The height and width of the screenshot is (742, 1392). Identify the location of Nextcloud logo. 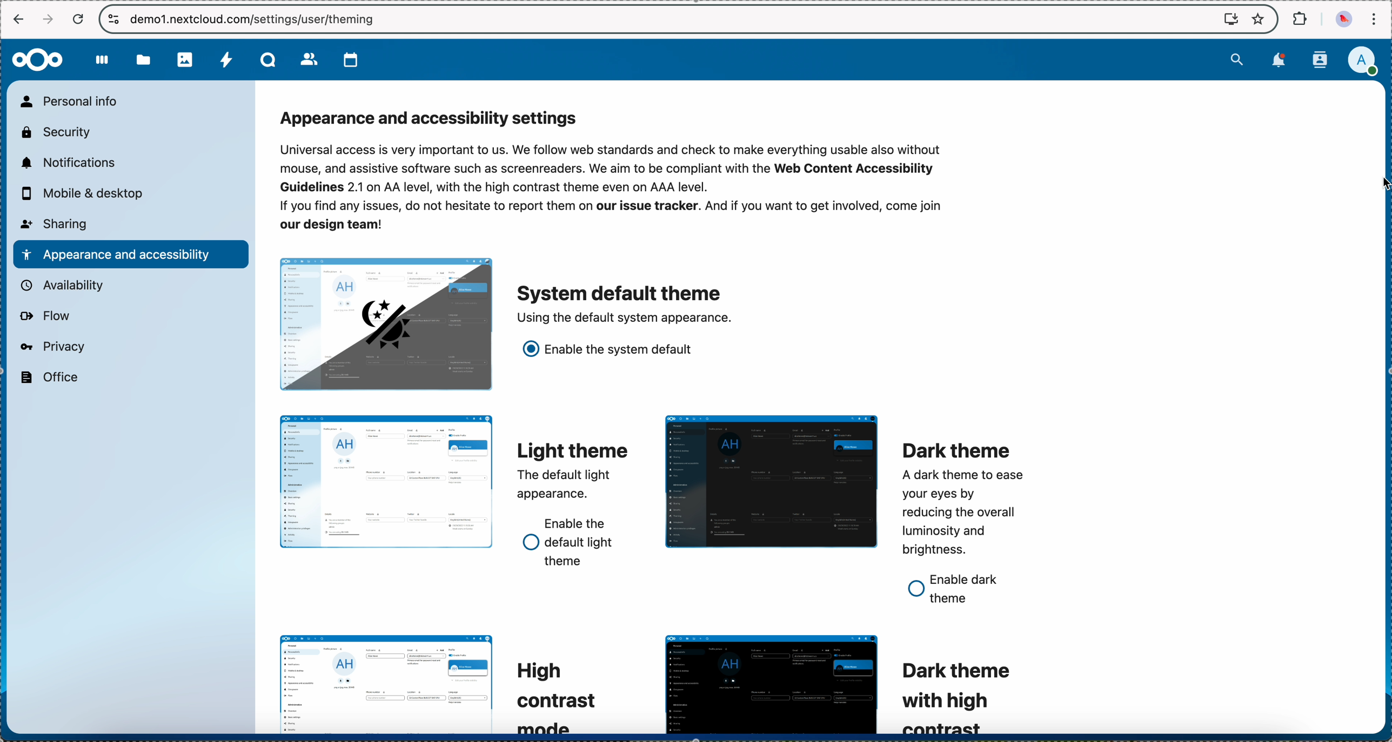
(38, 59).